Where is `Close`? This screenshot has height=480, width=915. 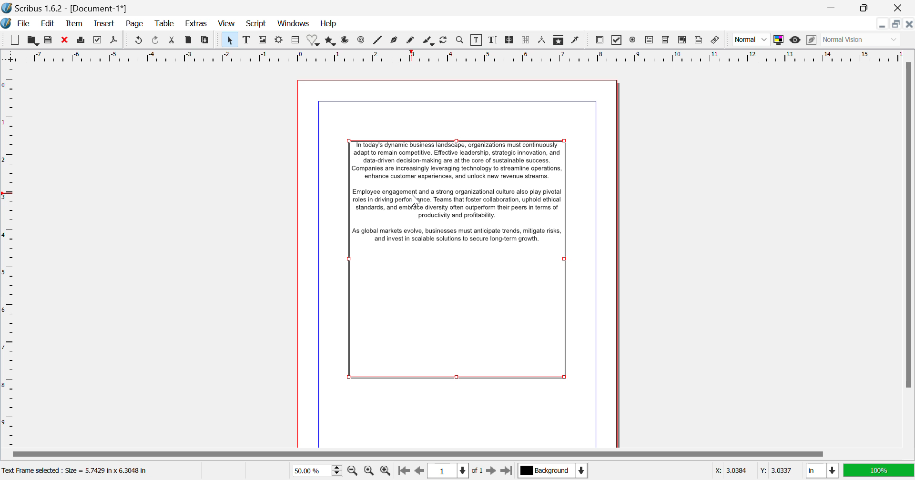
Close is located at coordinates (909, 25).